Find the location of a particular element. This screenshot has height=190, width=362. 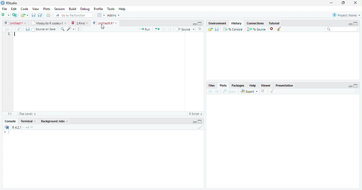

Minimize is located at coordinates (350, 24).